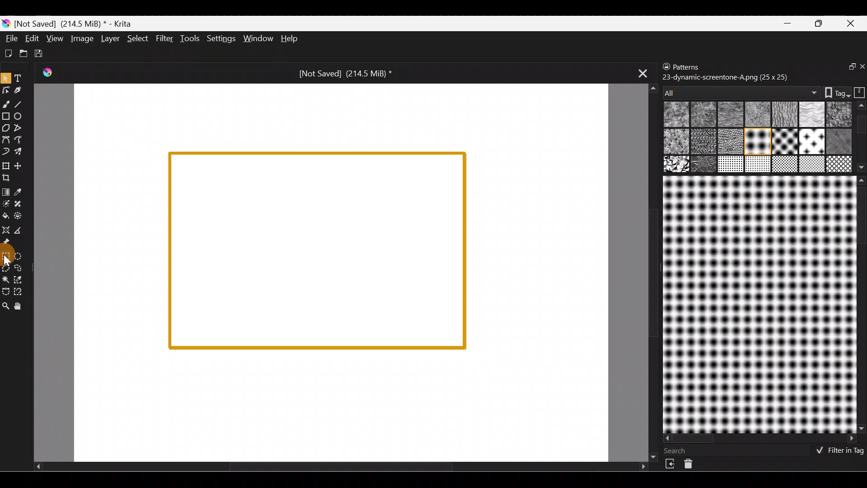 The width and height of the screenshot is (867, 488). I want to click on Line tool, so click(23, 104).